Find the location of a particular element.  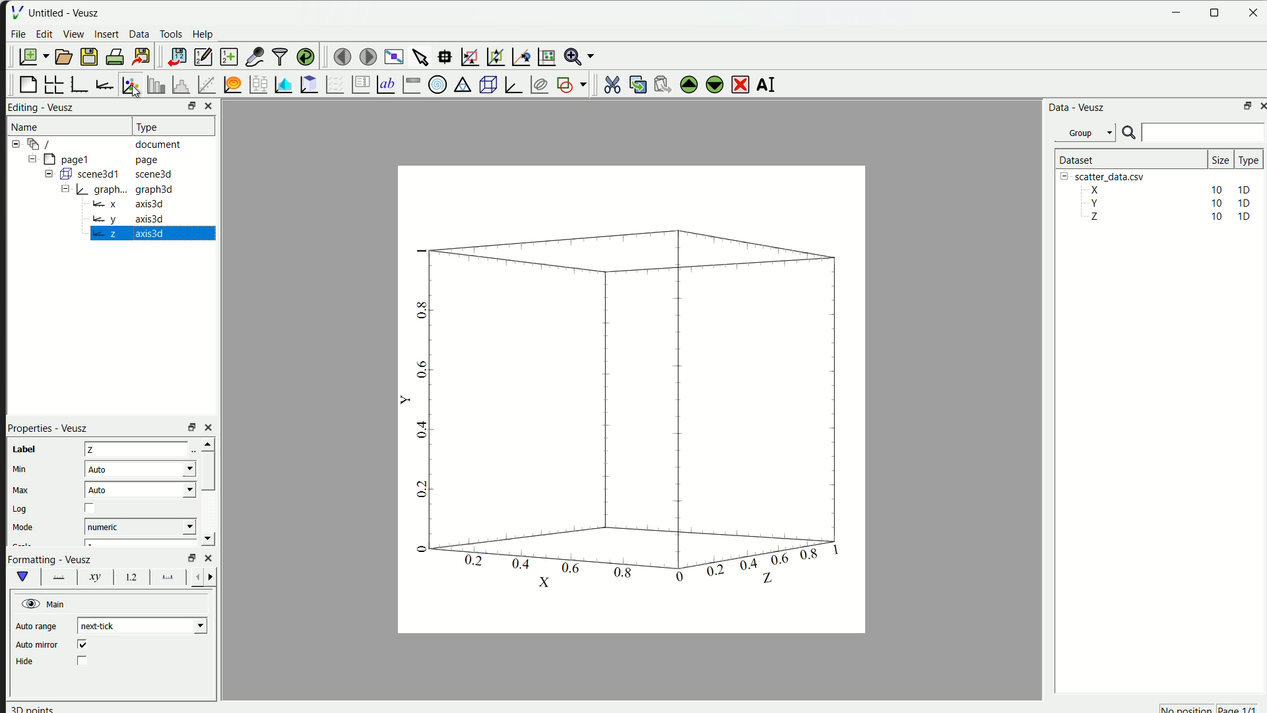

font is located at coordinates (103, 545).